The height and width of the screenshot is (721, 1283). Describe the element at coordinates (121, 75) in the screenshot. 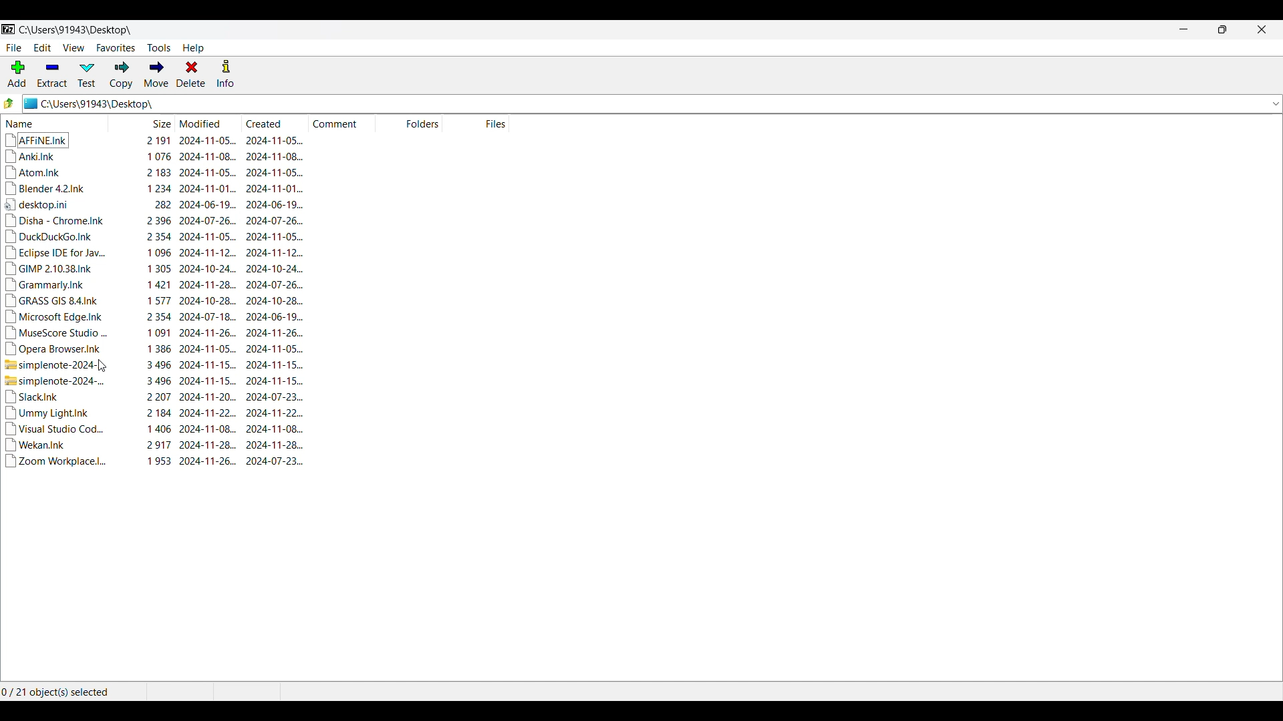

I see `Copy` at that location.